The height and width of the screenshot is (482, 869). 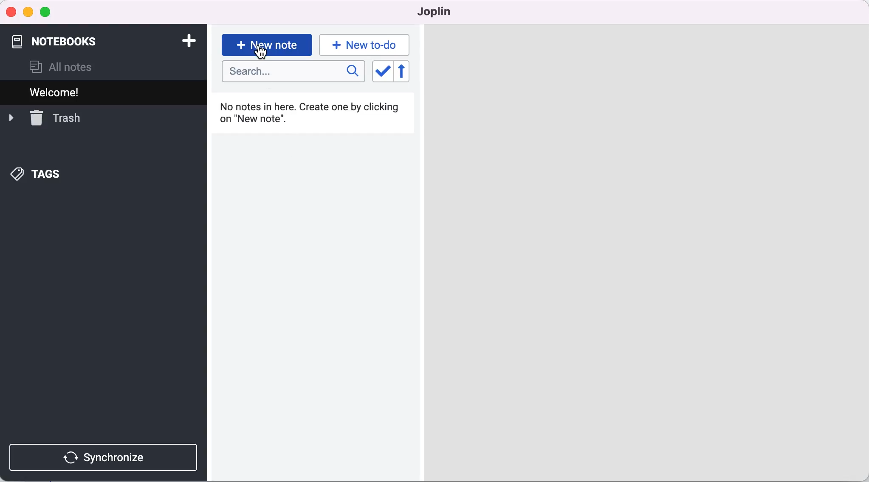 What do you see at coordinates (382, 73) in the screenshot?
I see `toggle sort order field` at bounding box center [382, 73].